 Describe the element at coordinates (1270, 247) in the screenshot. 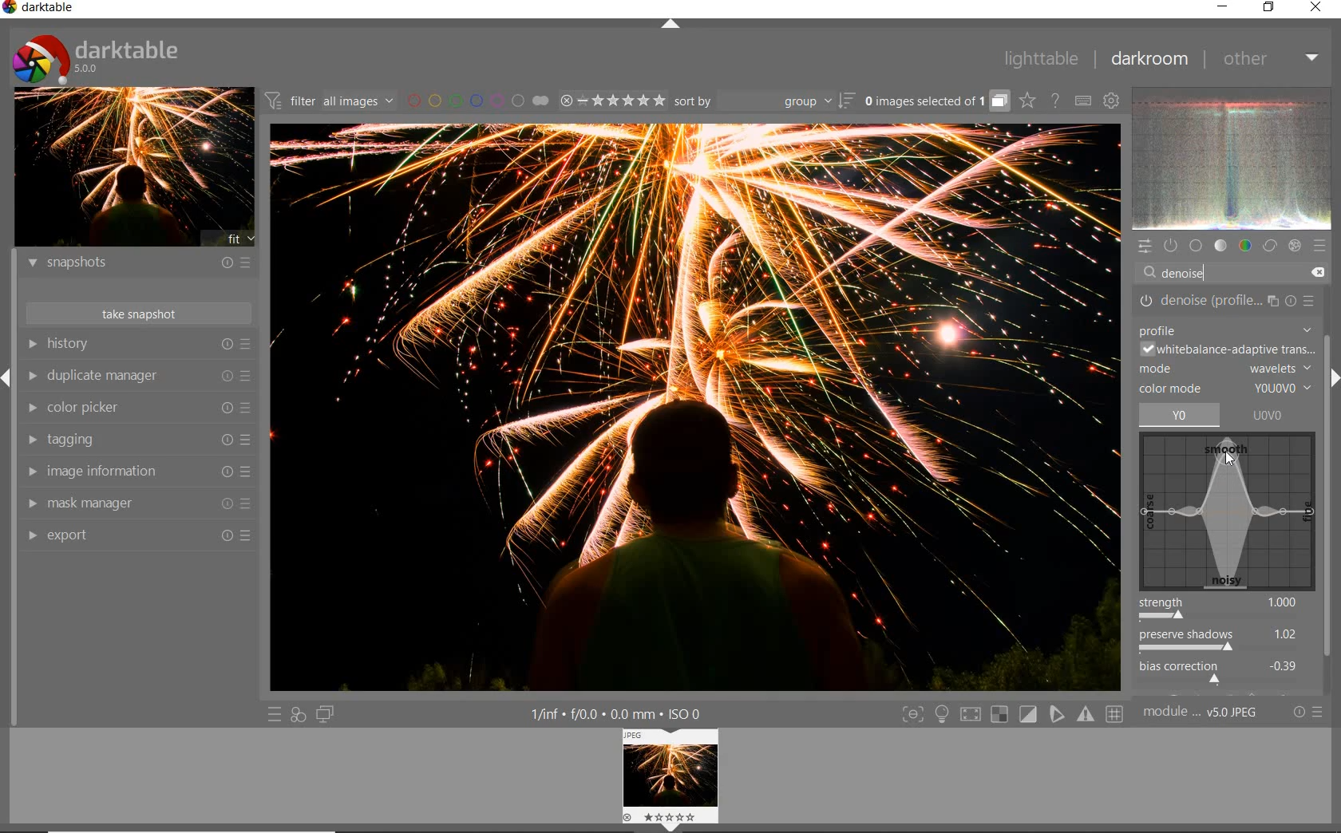

I see `correct` at that location.